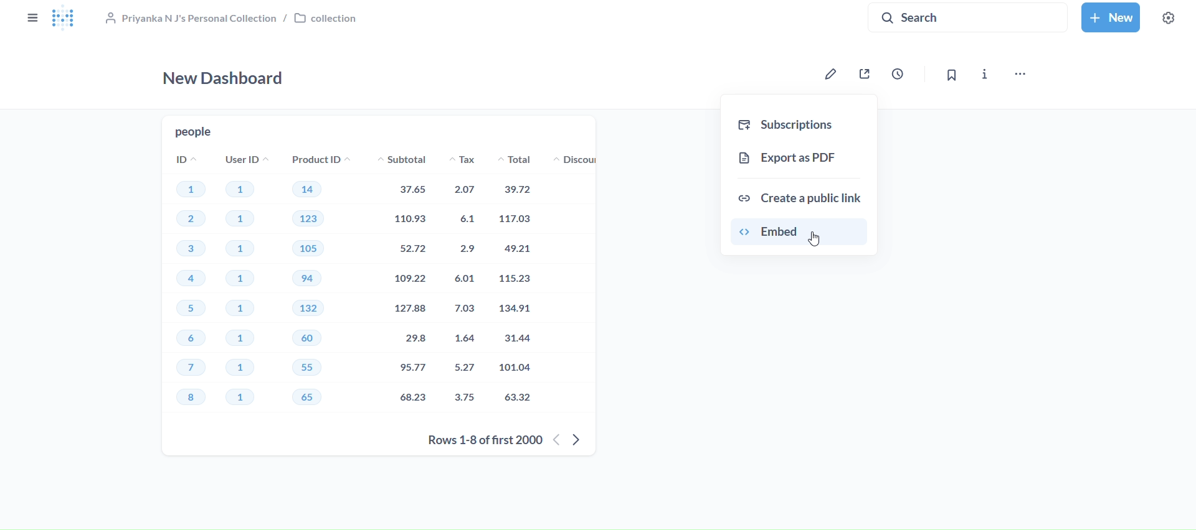  What do you see at coordinates (800, 125) in the screenshot?
I see `subscriptions` at bounding box center [800, 125].